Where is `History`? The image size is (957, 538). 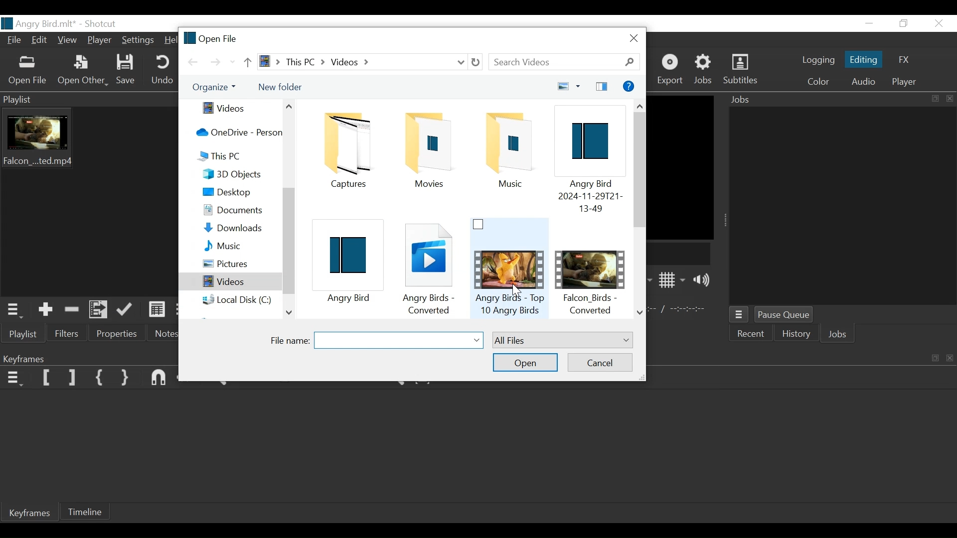
History is located at coordinates (796, 333).